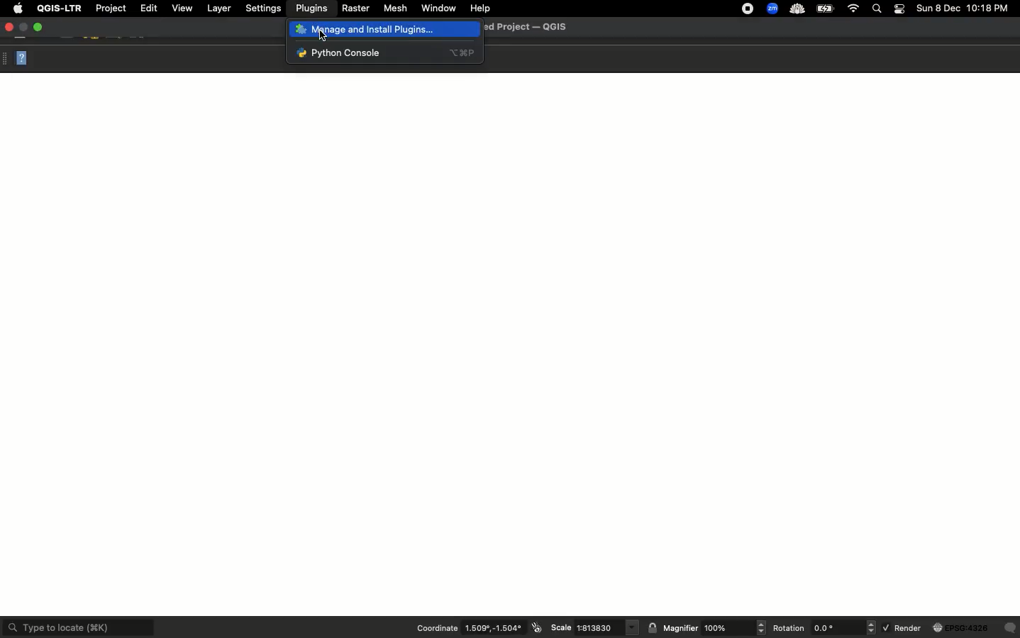 Image resolution: width=1020 pixels, height=638 pixels. Describe the element at coordinates (39, 27) in the screenshot. I see `Maximize` at that location.